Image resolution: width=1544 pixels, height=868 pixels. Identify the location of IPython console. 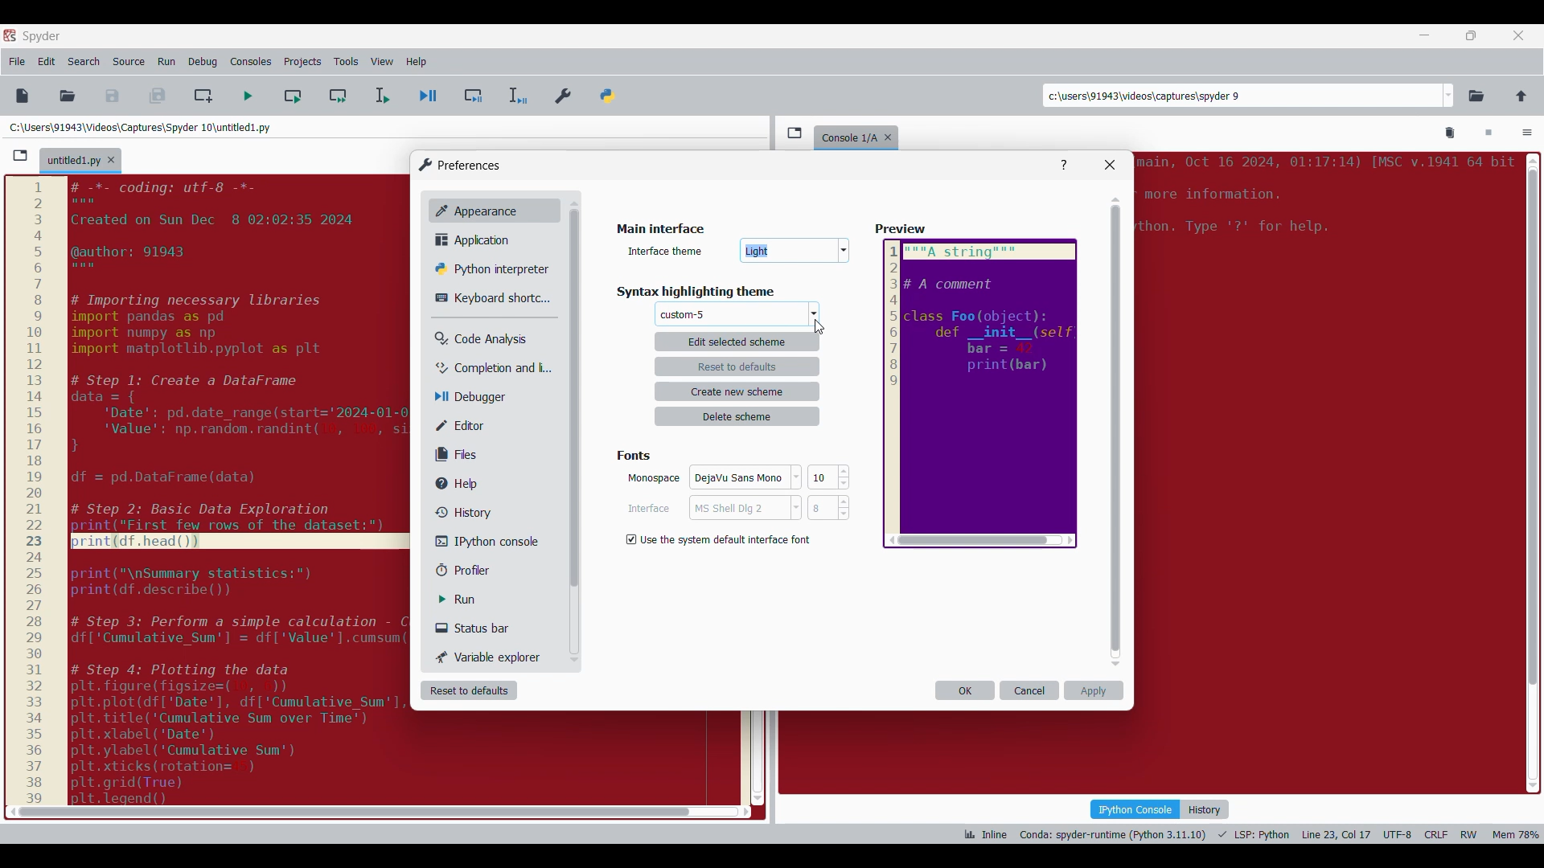
(1135, 809).